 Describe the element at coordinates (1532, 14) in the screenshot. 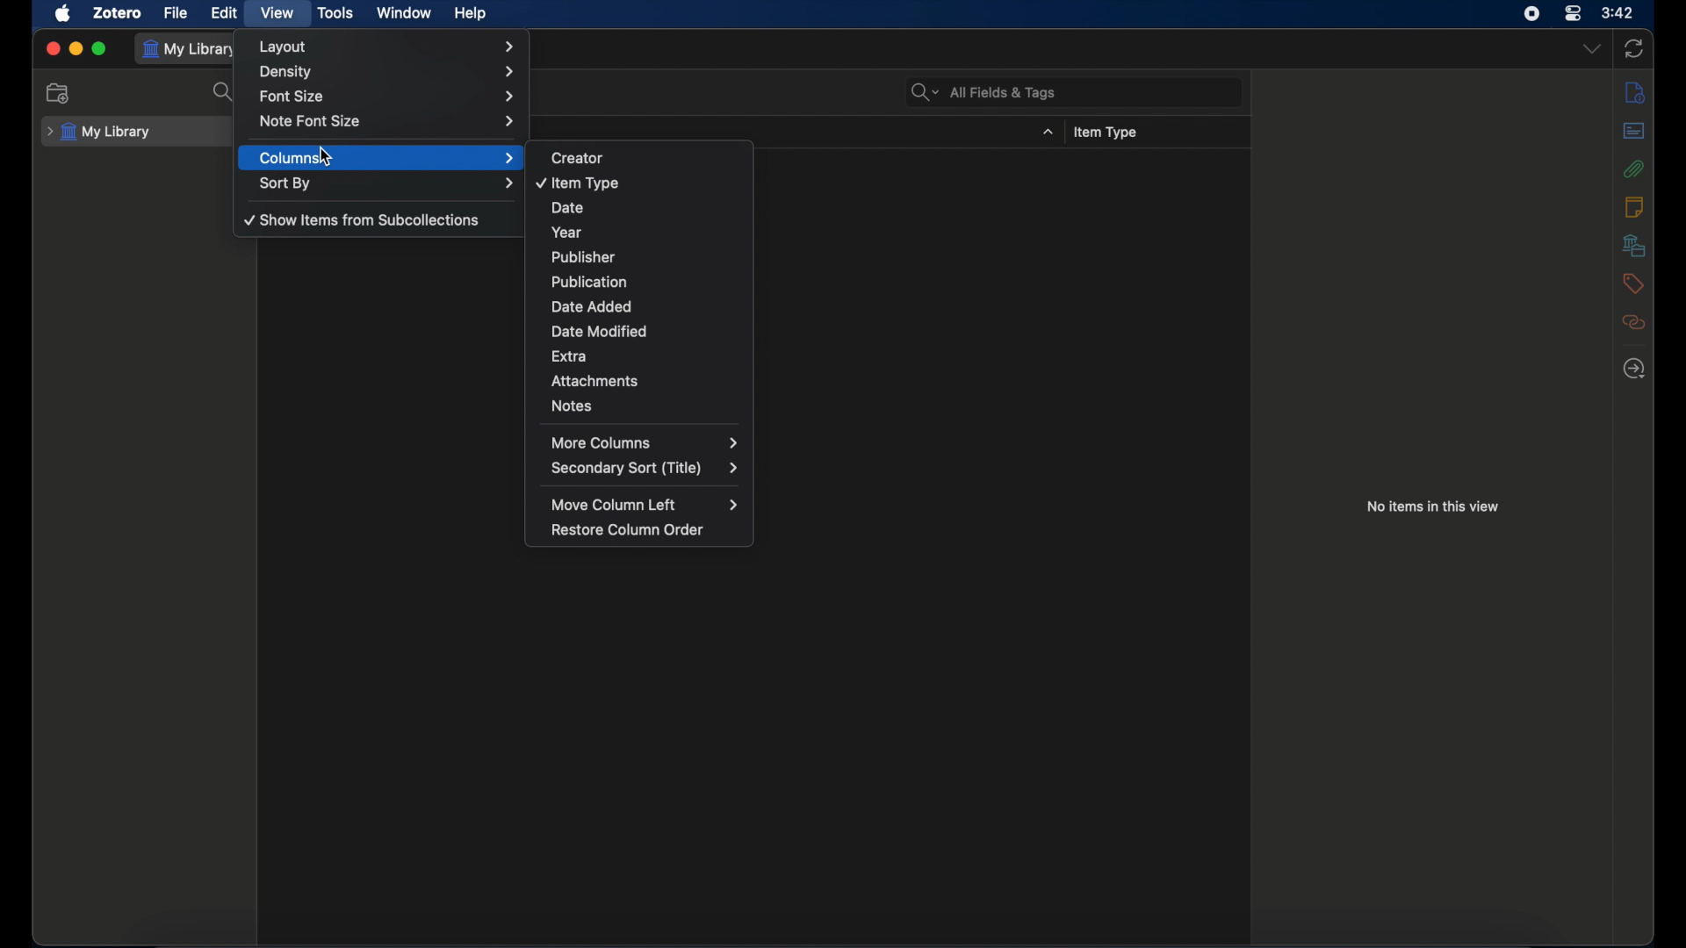

I see `screen recorder` at that location.